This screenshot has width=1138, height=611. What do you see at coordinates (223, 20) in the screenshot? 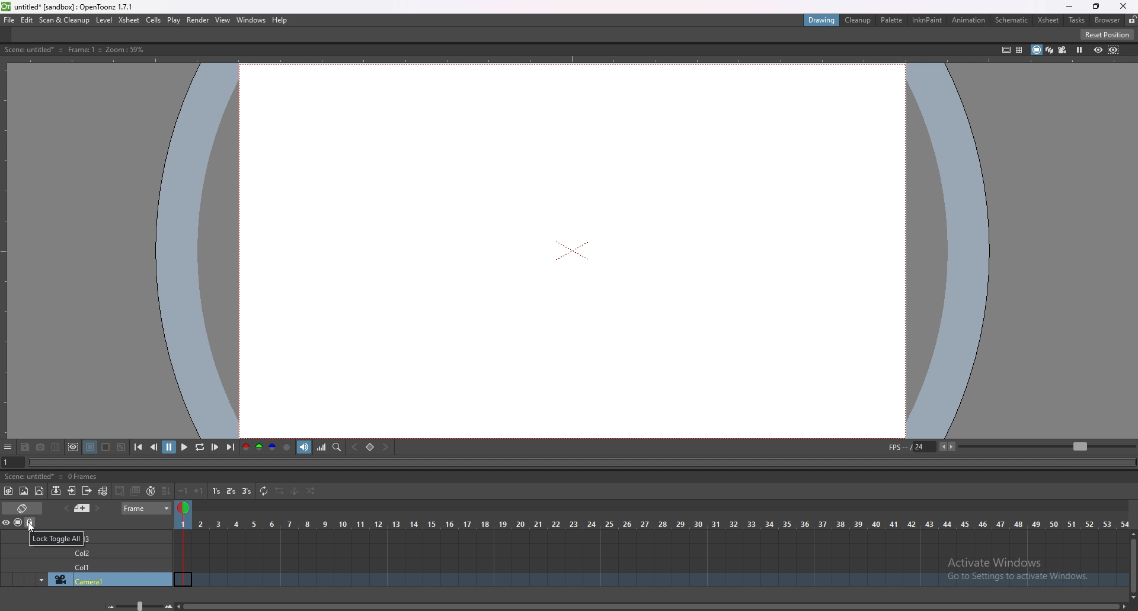
I see `view` at bounding box center [223, 20].